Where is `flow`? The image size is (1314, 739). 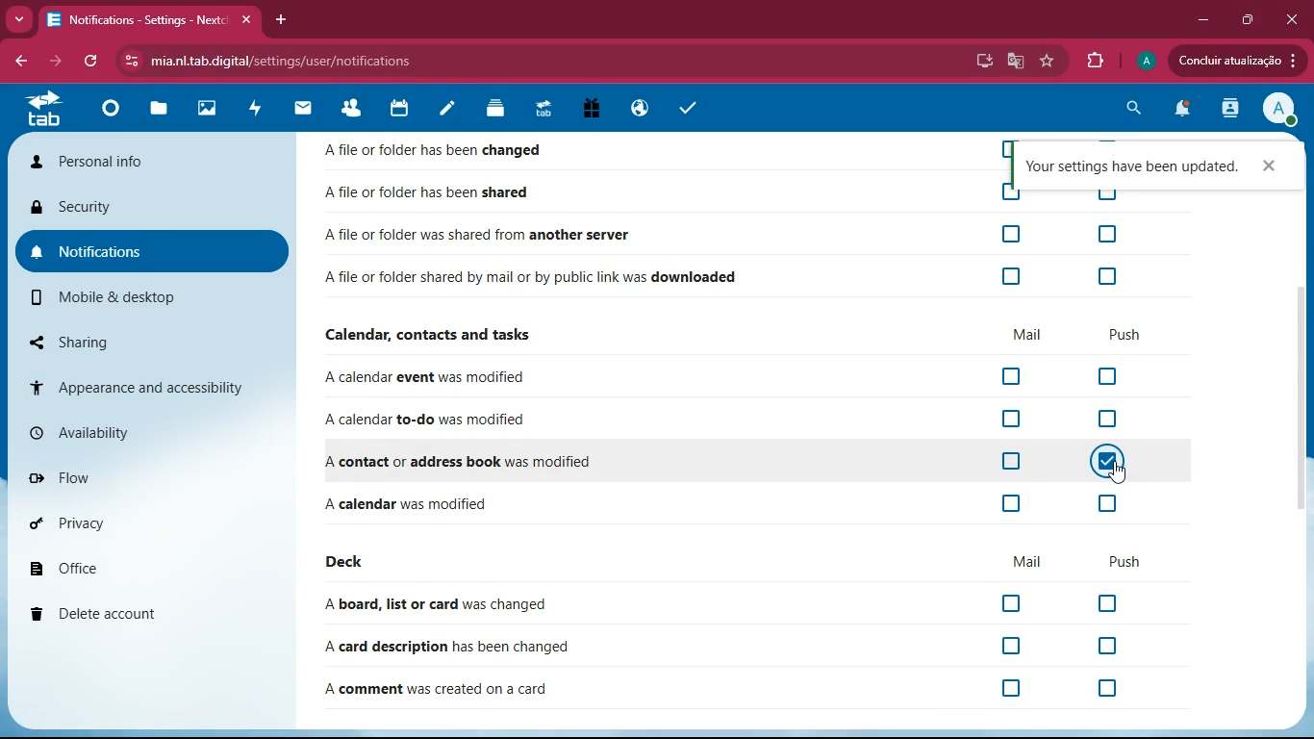
flow is located at coordinates (141, 480).